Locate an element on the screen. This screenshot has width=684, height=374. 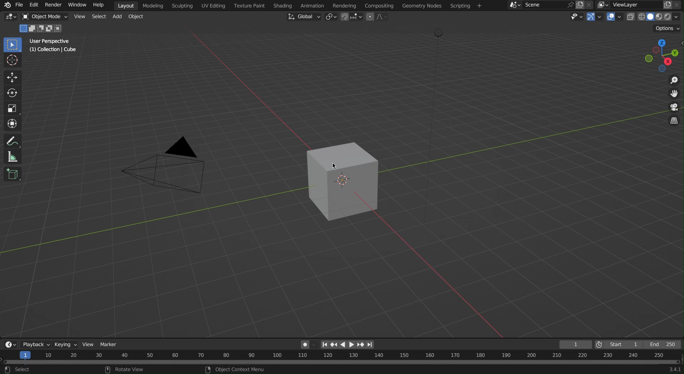
Viewport is located at coordinates (662, 56).